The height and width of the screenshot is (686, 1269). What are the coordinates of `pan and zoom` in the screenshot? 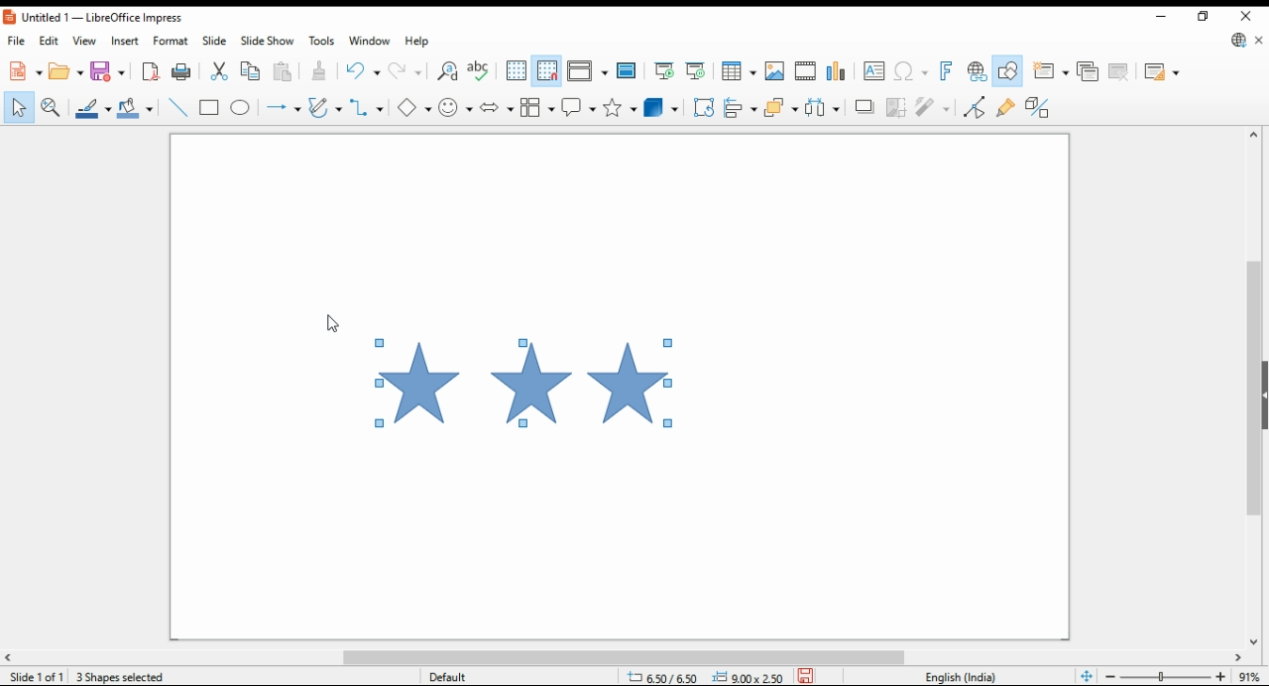 It's located at (52, 107).